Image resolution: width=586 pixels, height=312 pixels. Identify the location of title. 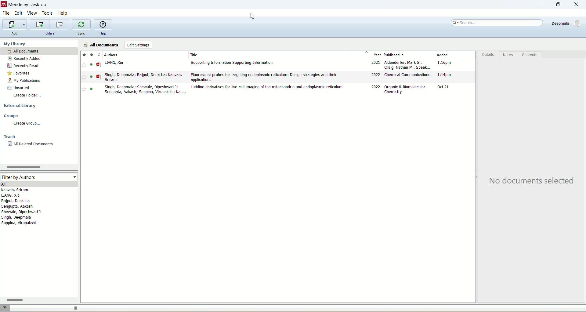
(268, 53).